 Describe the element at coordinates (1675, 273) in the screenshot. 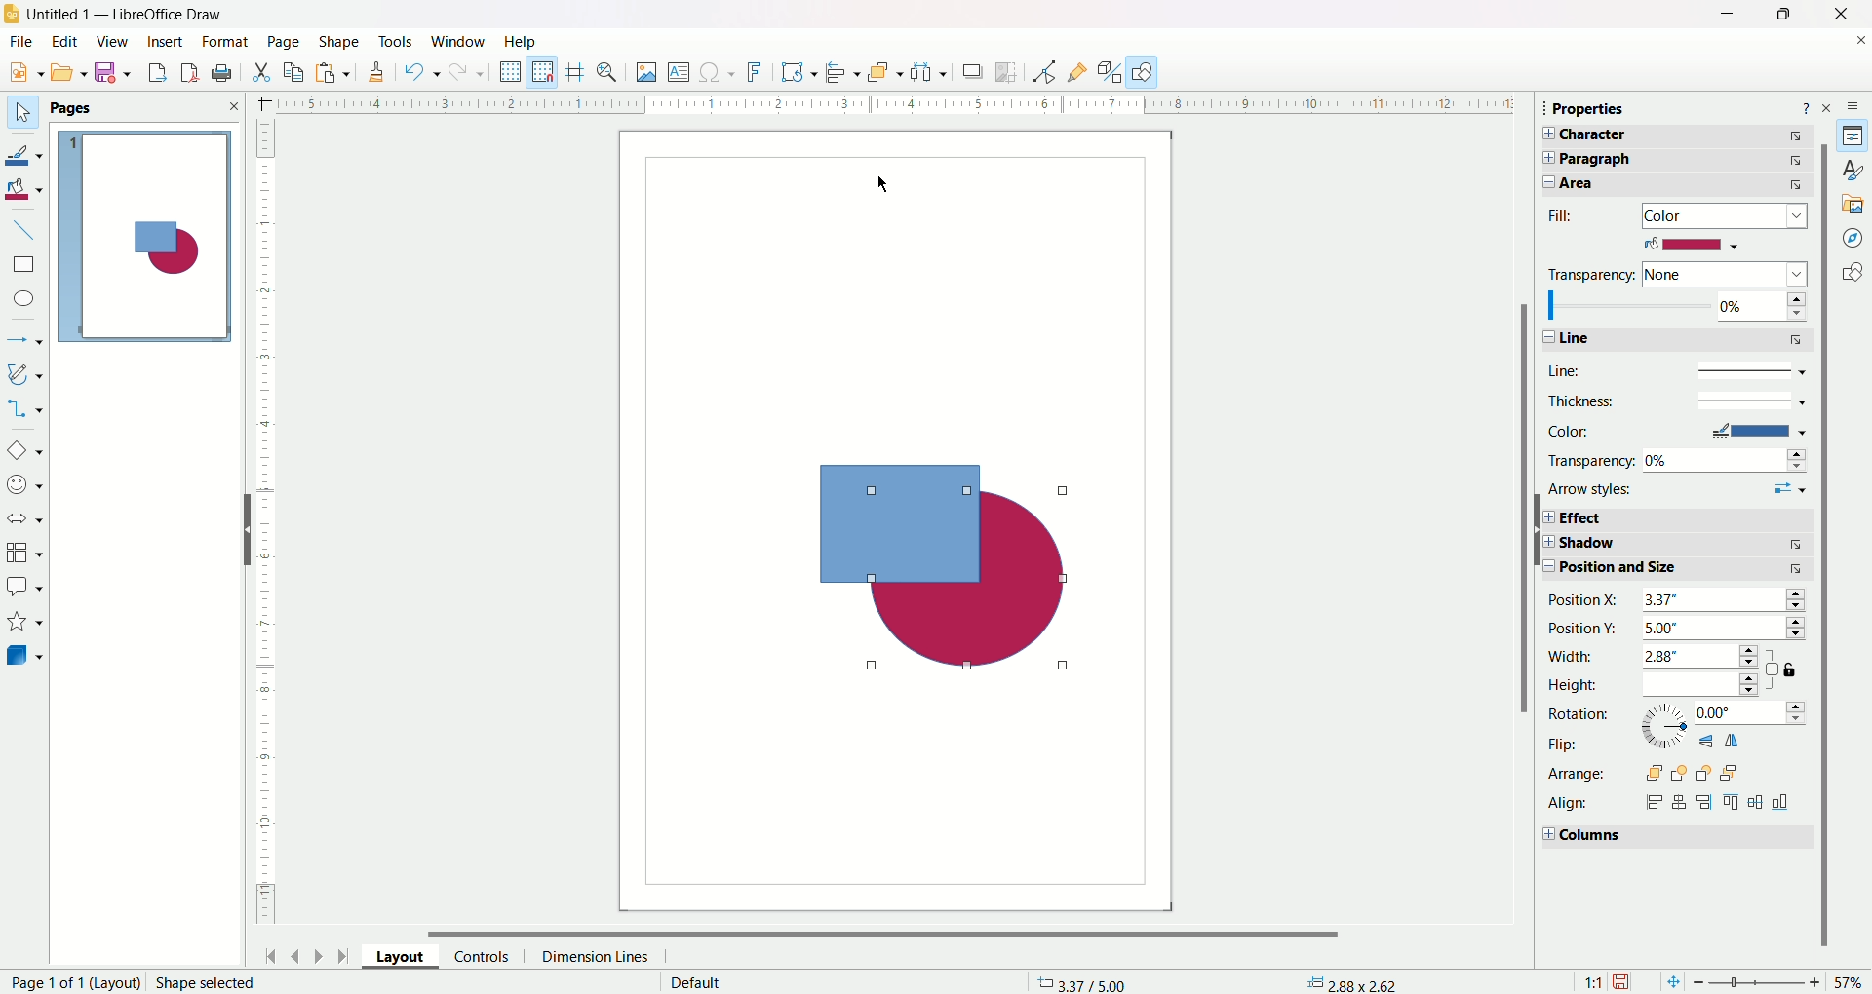

I see `transparency` at that location.